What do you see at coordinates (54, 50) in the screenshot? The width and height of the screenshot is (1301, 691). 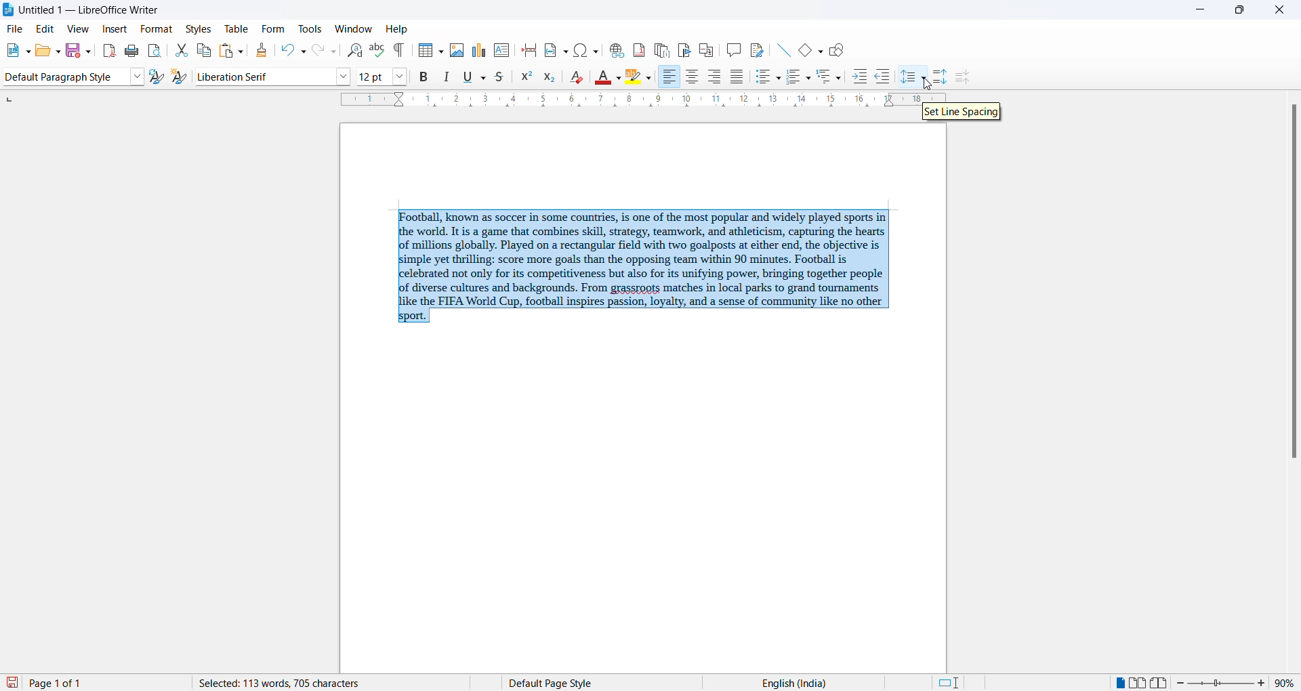 I see `open options` at bounding box center [54, 50].